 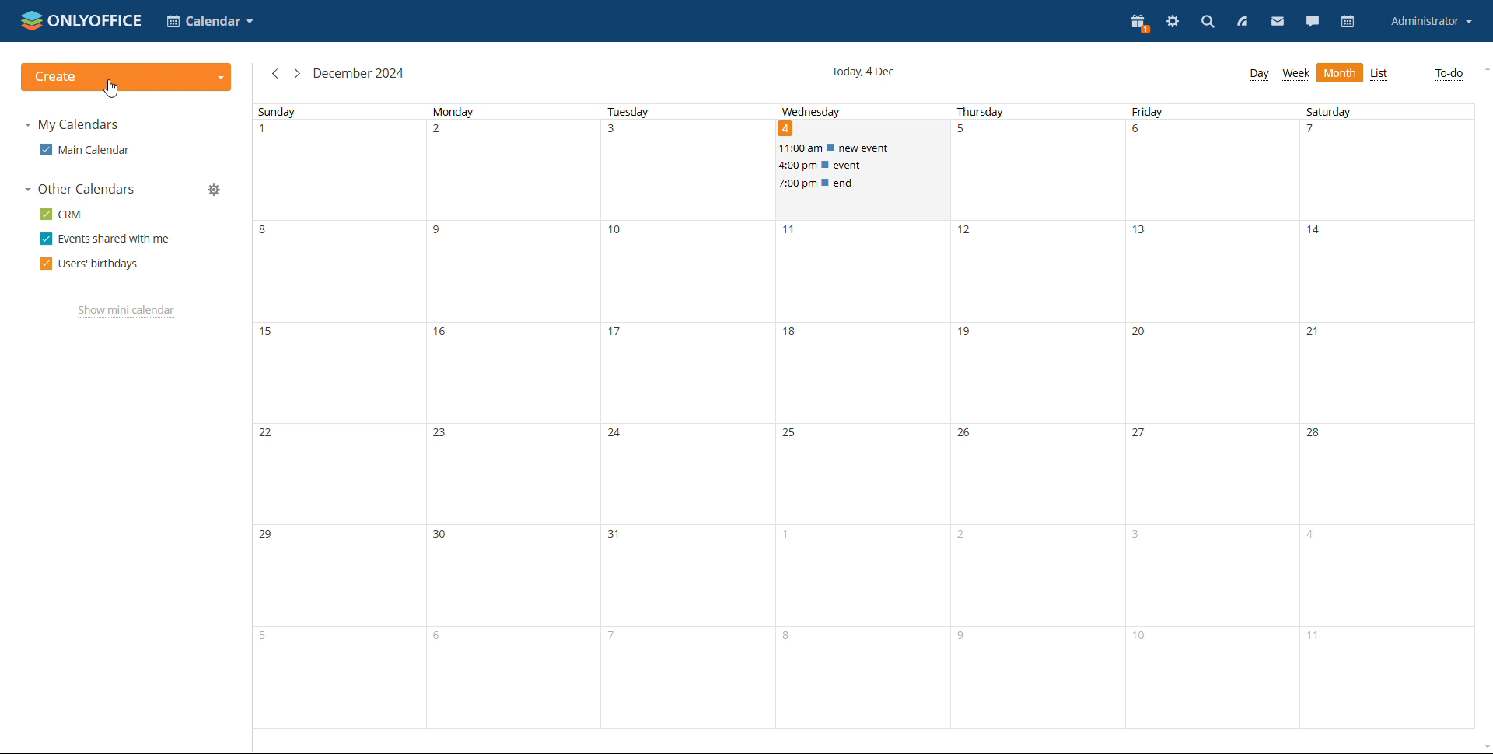 What do you see at coordinates (1040, 417) in the screenshot?
I see `thursday` at bounding box center [1040, 417].